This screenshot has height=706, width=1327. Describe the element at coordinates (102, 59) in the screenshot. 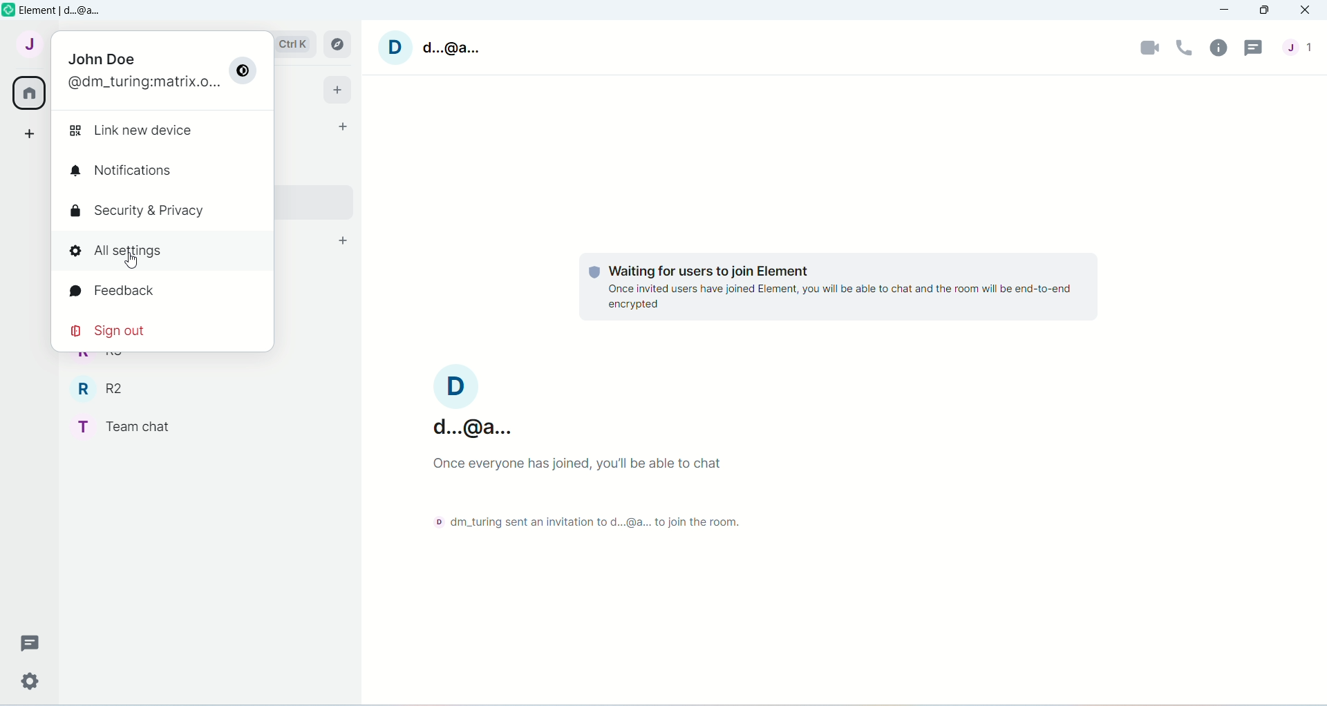

I see `Display Name-john doe` at that location.